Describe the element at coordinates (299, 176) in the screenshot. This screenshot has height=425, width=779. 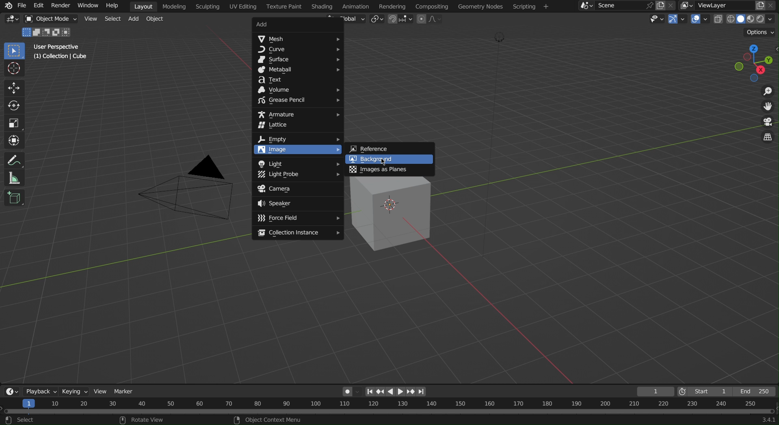
I see `Light` at that location.